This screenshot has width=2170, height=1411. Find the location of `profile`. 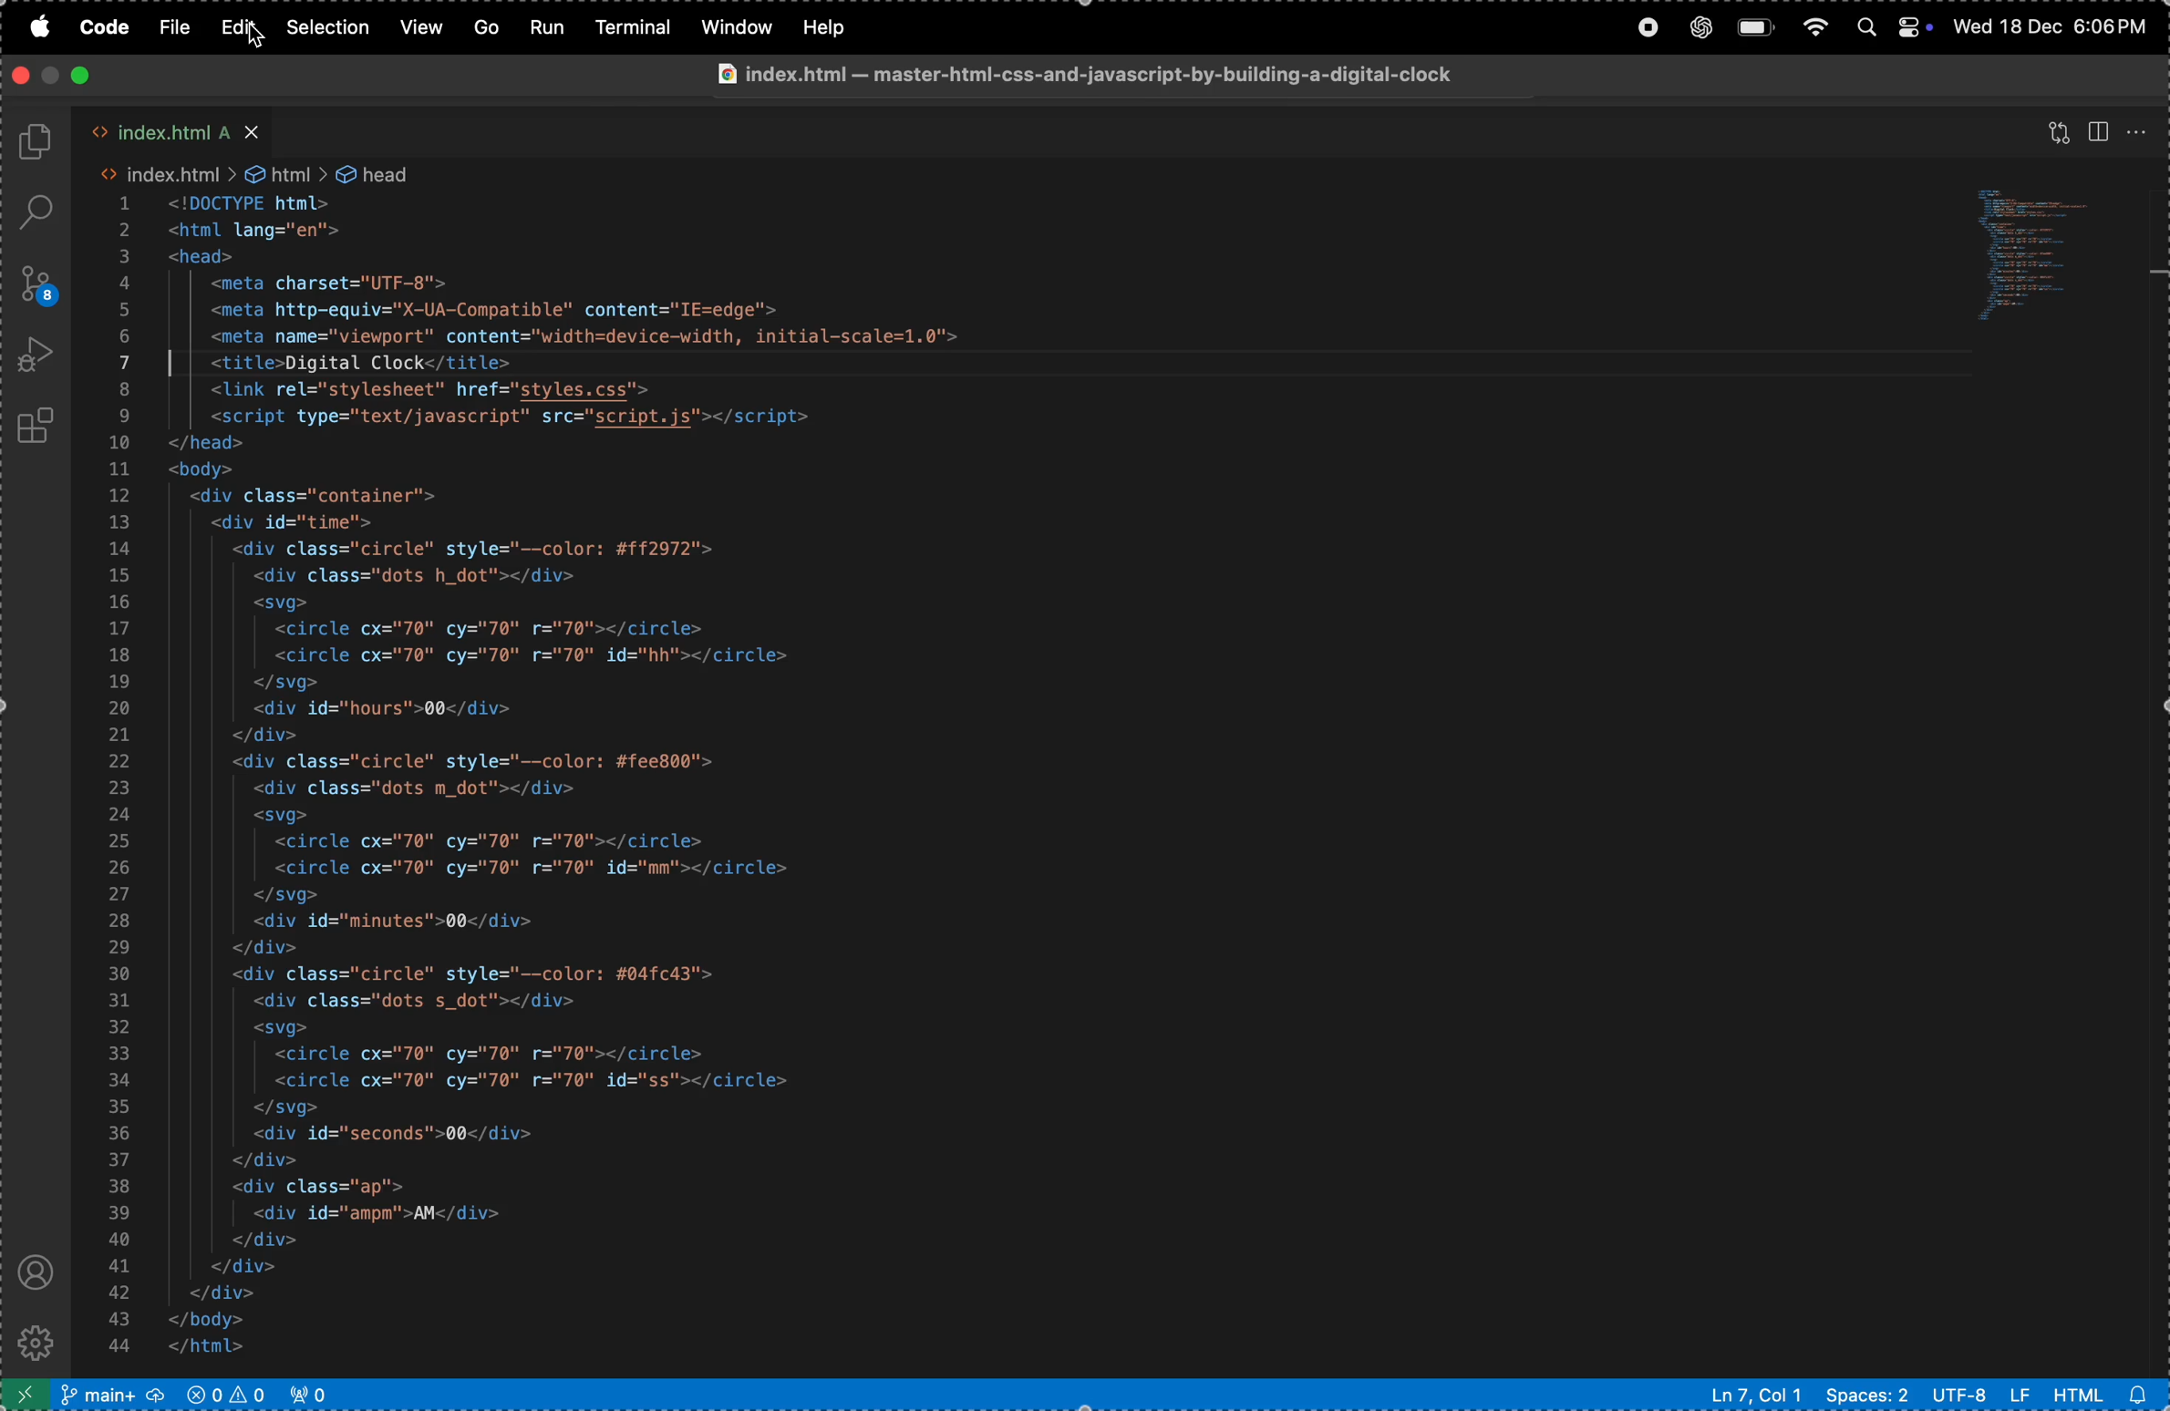

profile is located at coordinates (36, 1272).